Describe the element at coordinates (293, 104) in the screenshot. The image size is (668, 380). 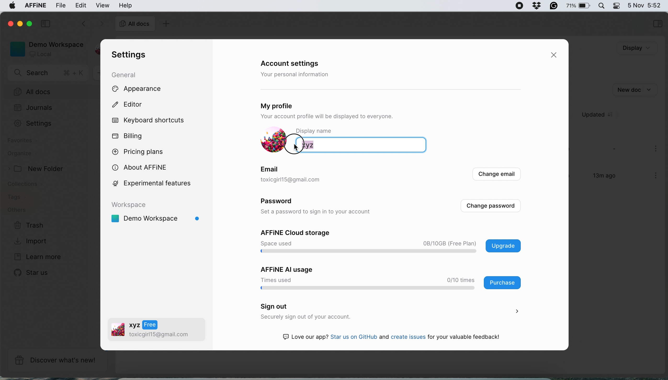
I see `my profile` at that location.